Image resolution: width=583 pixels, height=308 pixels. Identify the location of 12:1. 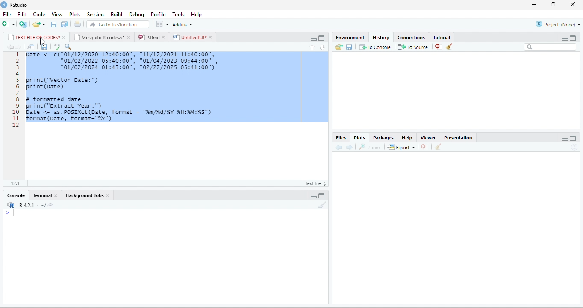
(15, 183).